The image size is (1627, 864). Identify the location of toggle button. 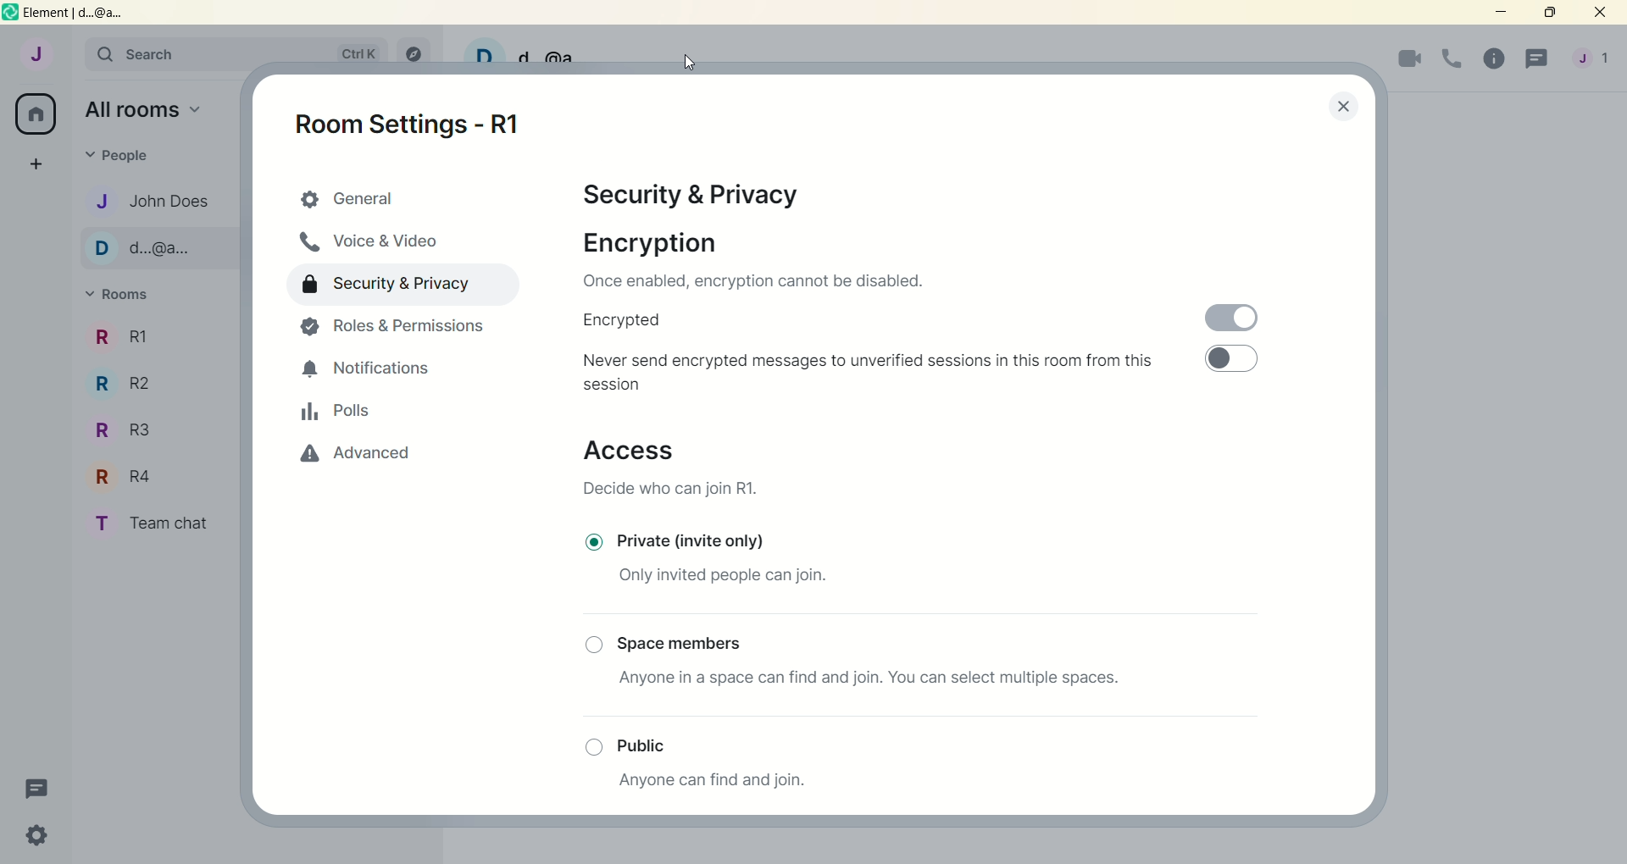
(1243, 363).